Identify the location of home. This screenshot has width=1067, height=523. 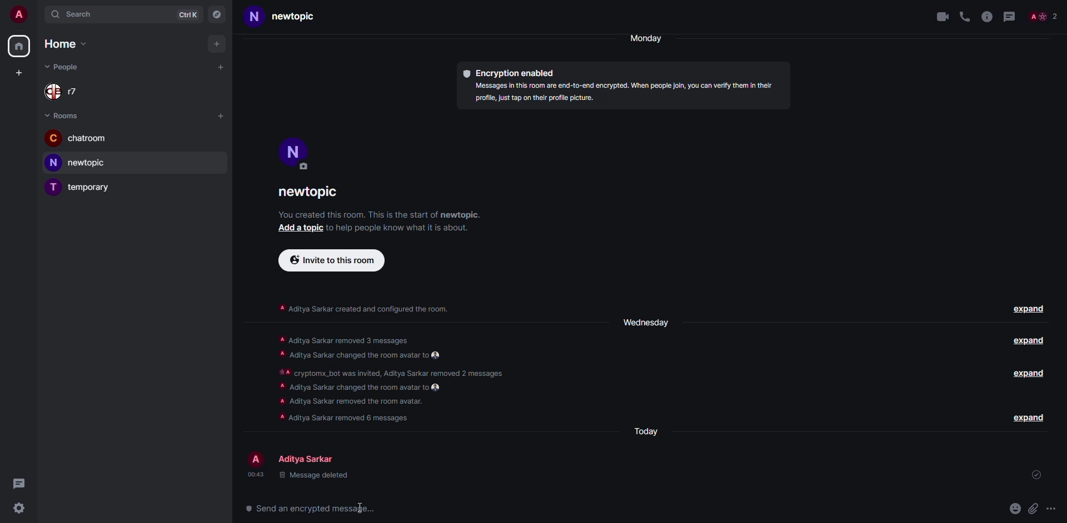
(63, 44).